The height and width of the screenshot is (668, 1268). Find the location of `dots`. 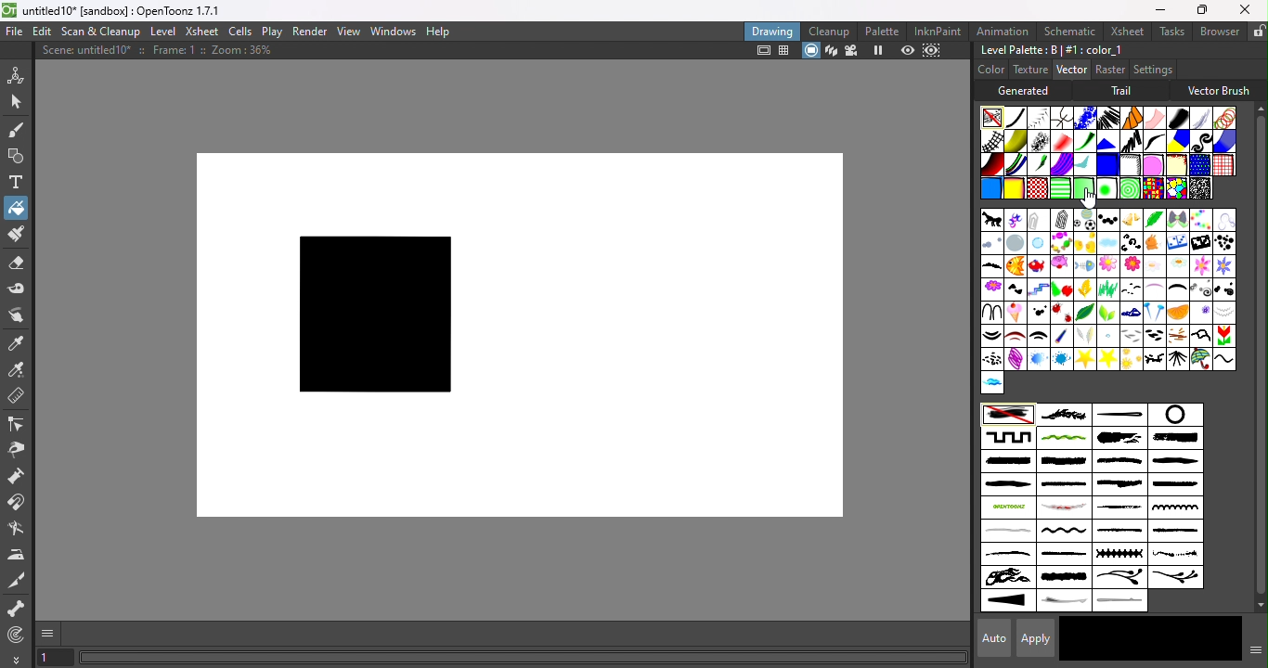

dots is located at coordinates (1039, 313).